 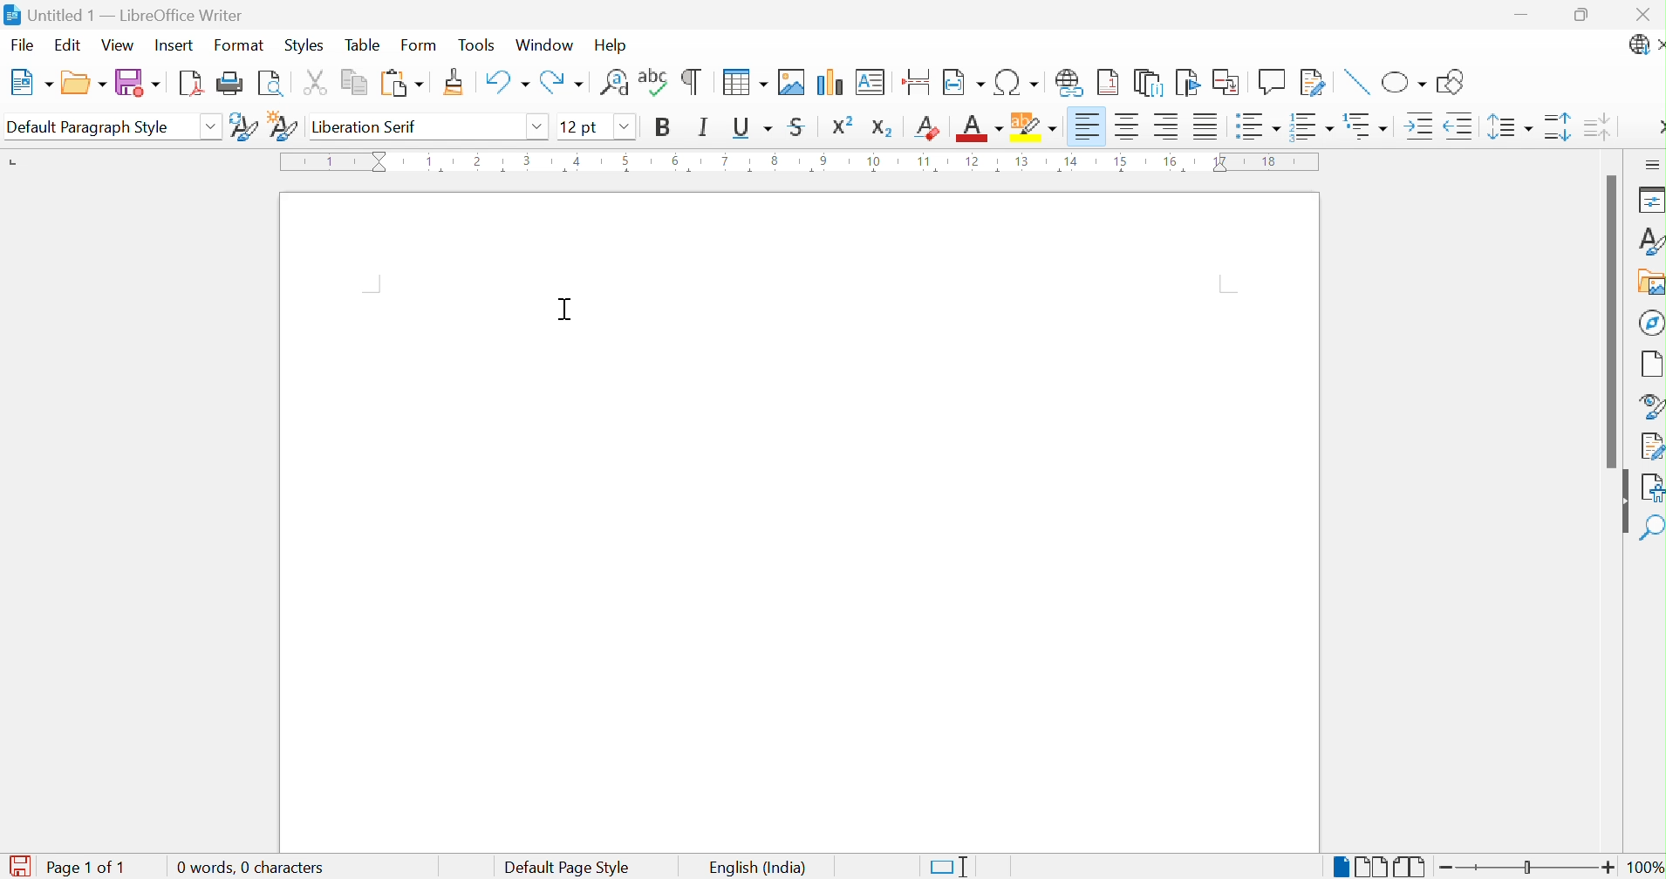 What do you see at coordinates (90, 868) in the screenshot?
I see `Page 1 of 1` at bounding box center [90, 868].